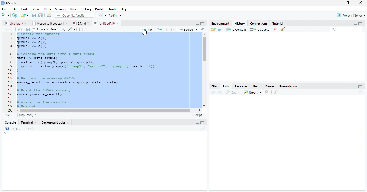 This screenshot has width=367, height=192. What do you see at coordinates (49, 15) in the screenshot?
I see `Print  the current file` at bounding box center [49, 15].